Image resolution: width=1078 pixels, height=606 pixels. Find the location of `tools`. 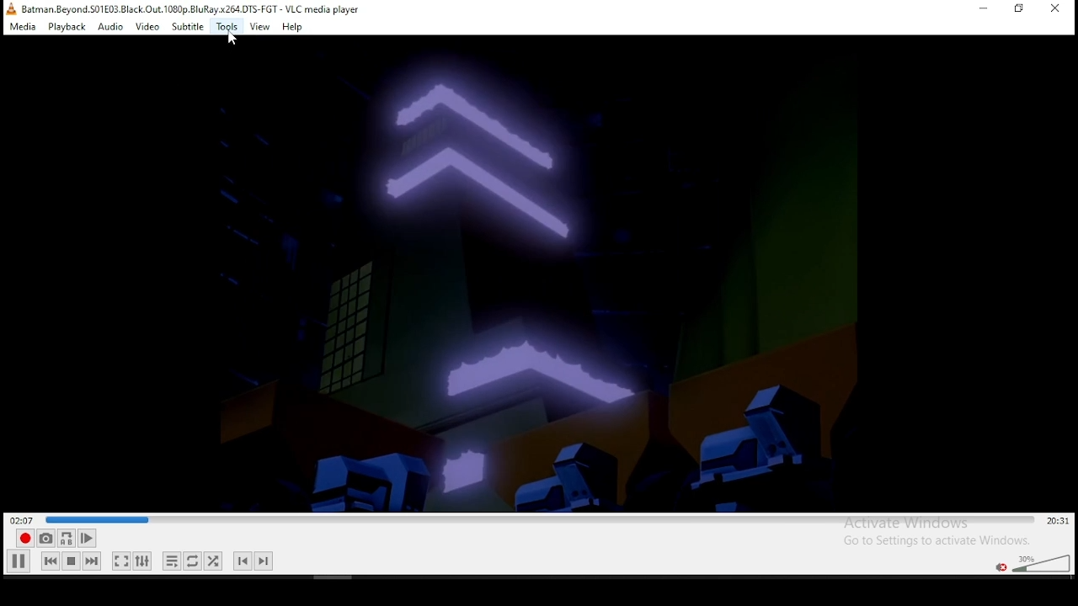

tools is located at coordinates (227, 28).